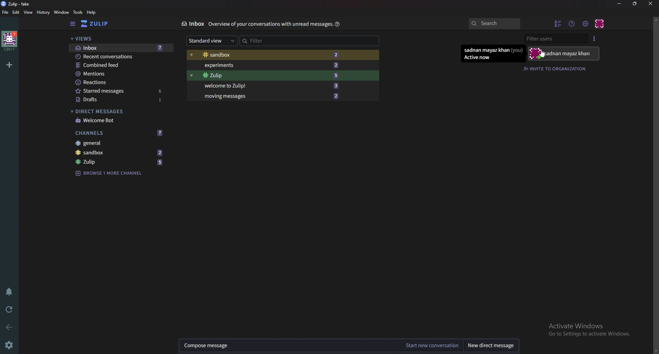 This screenshot has height=354, width=659. I want to click on Minimize, so click(619, 4).